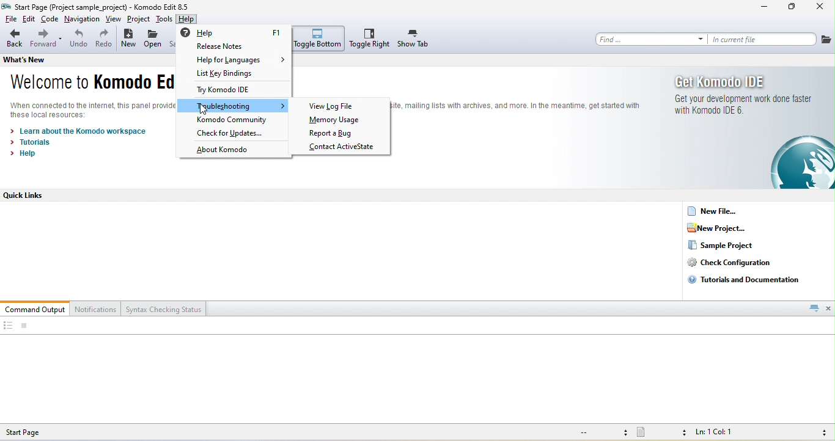 Image resolution: width=835 pixels, height=441 pixels. I want to click on ln 1, col 1, so click(717, 433).